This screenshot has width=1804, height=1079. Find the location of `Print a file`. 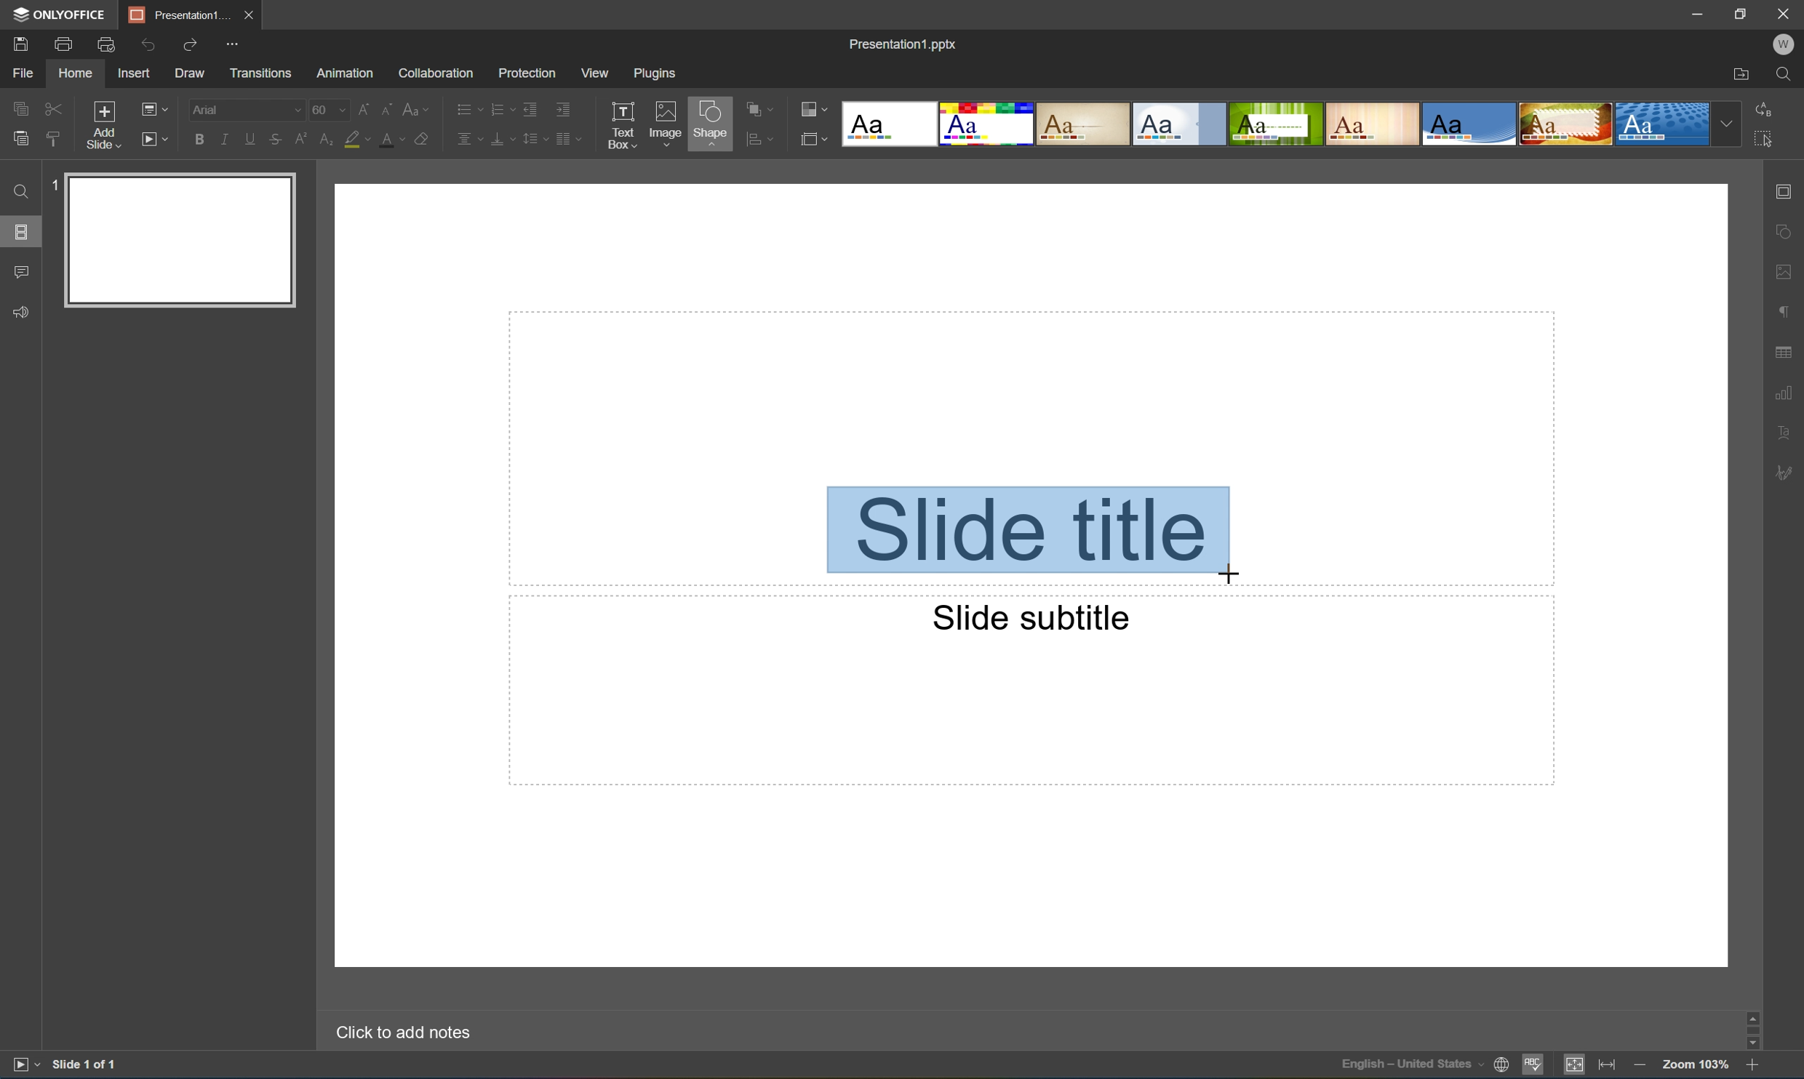

Print a file is located at coordinates (65, 44).